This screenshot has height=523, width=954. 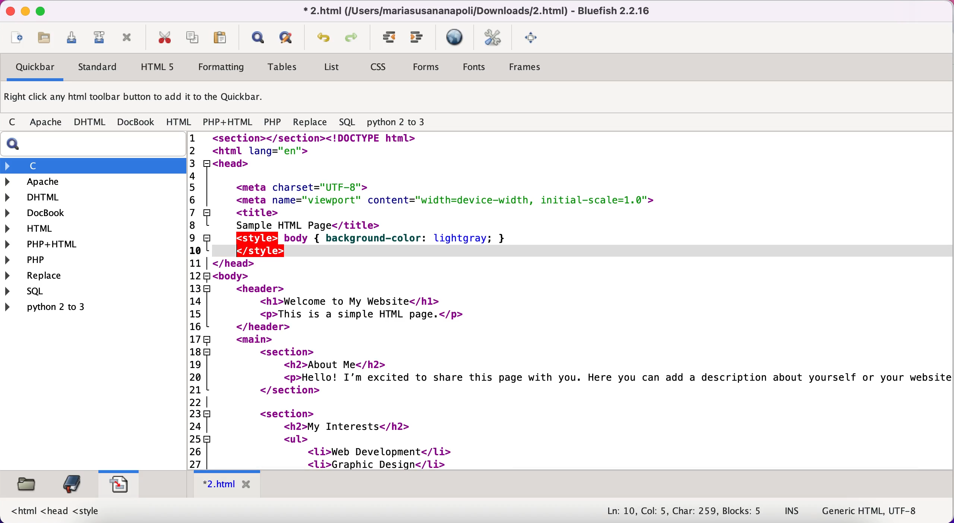 What do you see at coordinates (47, 124) in the screenshot?
I see `apache` at bounding box center [47, 124].